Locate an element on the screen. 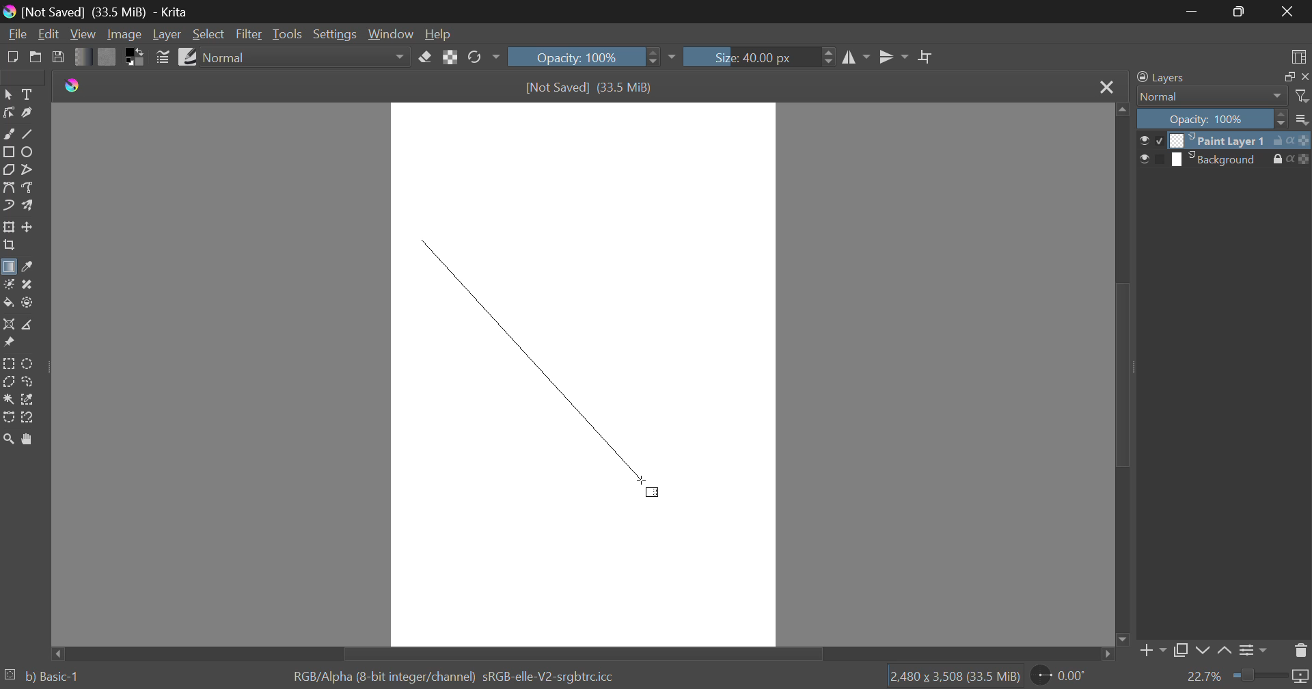 This screenshot has height=689, width=1312. 22.7% is located at coordinates (1247, 677).